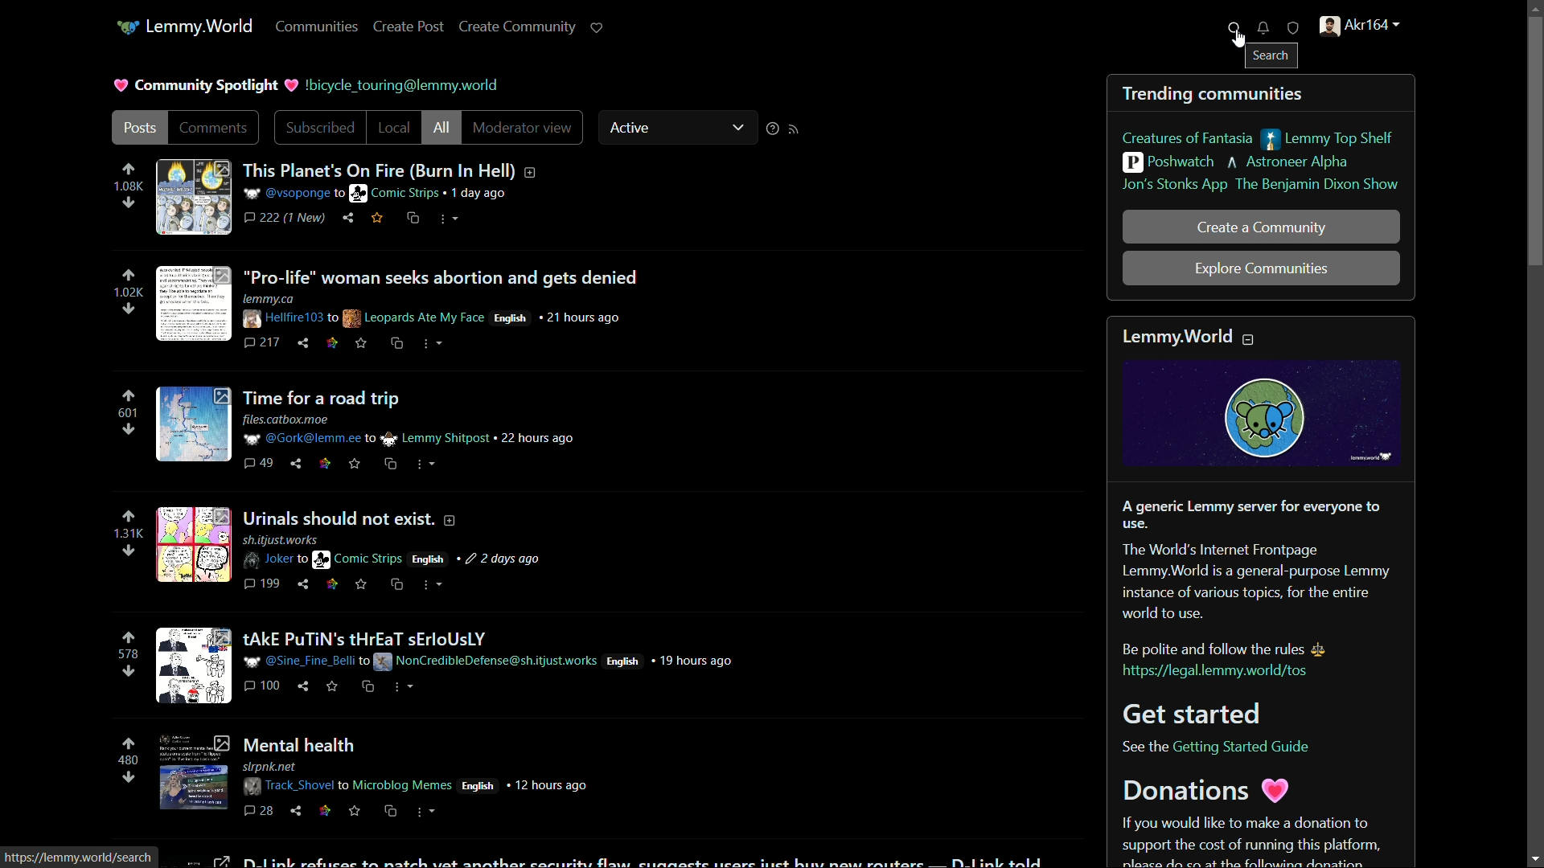 The width and height of the screenshot is (1544, 868). Describe the element at coordinates (81, 857) in the screenshot. I see `text` at that location.